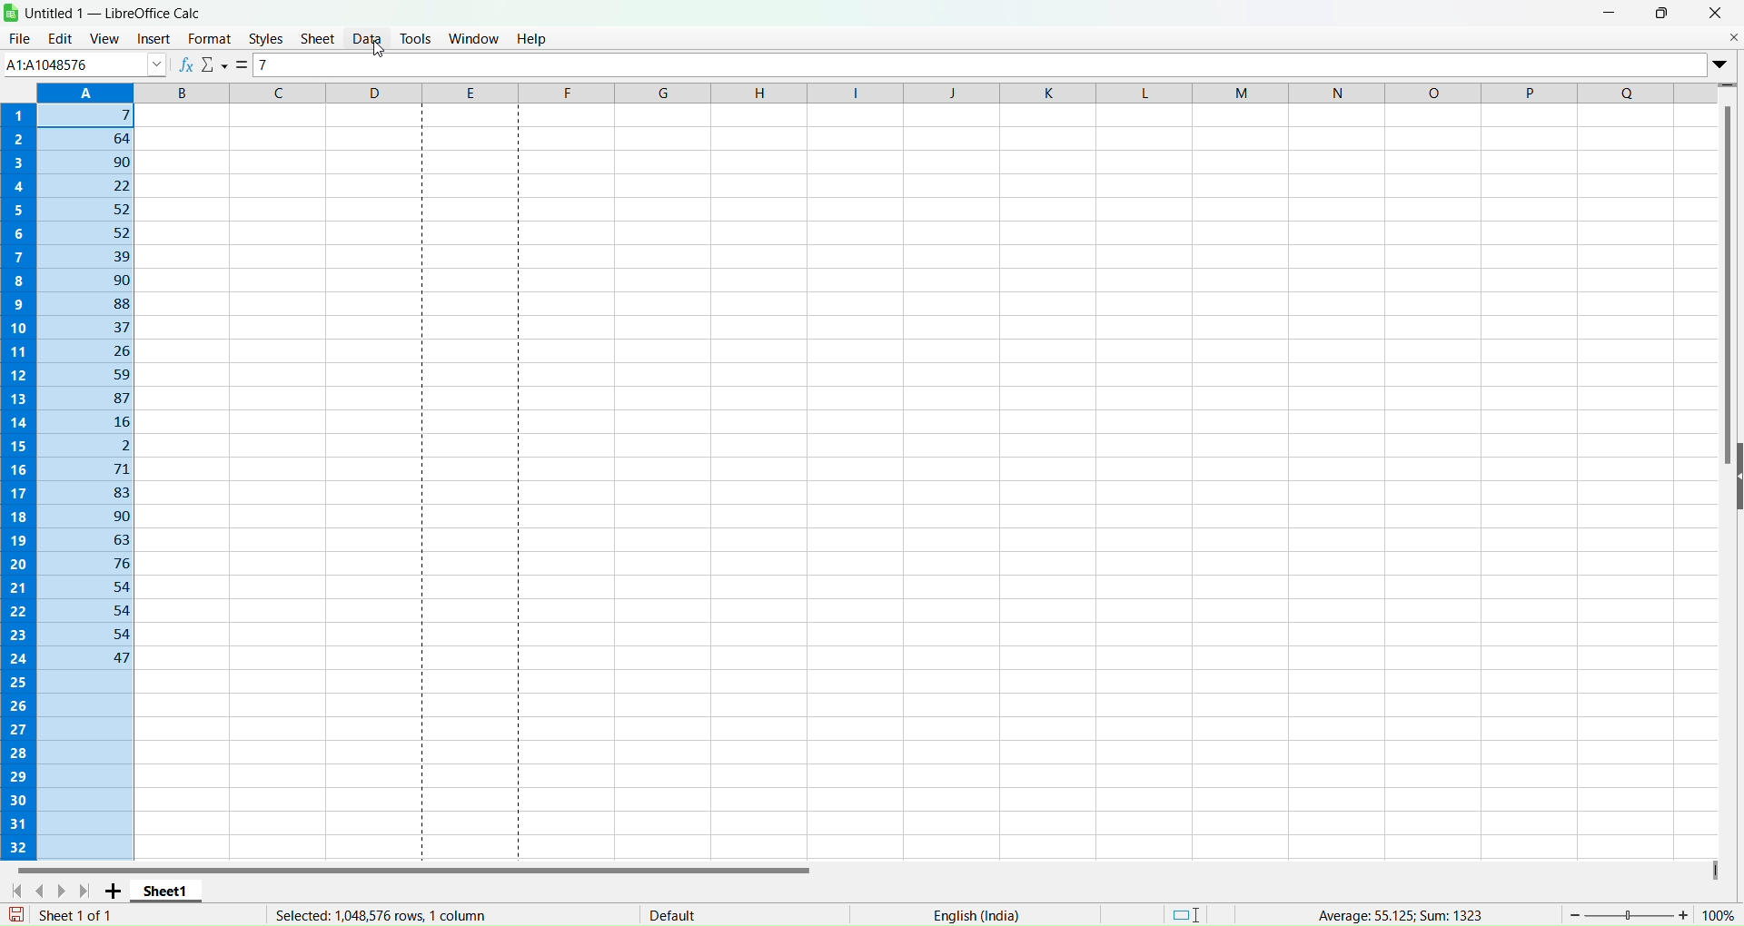 This screenshot has width=1744, height=926. What do you see at coordinates (66, 891) in the screenshot?
I see `Next` at bounding box center [66, 891].